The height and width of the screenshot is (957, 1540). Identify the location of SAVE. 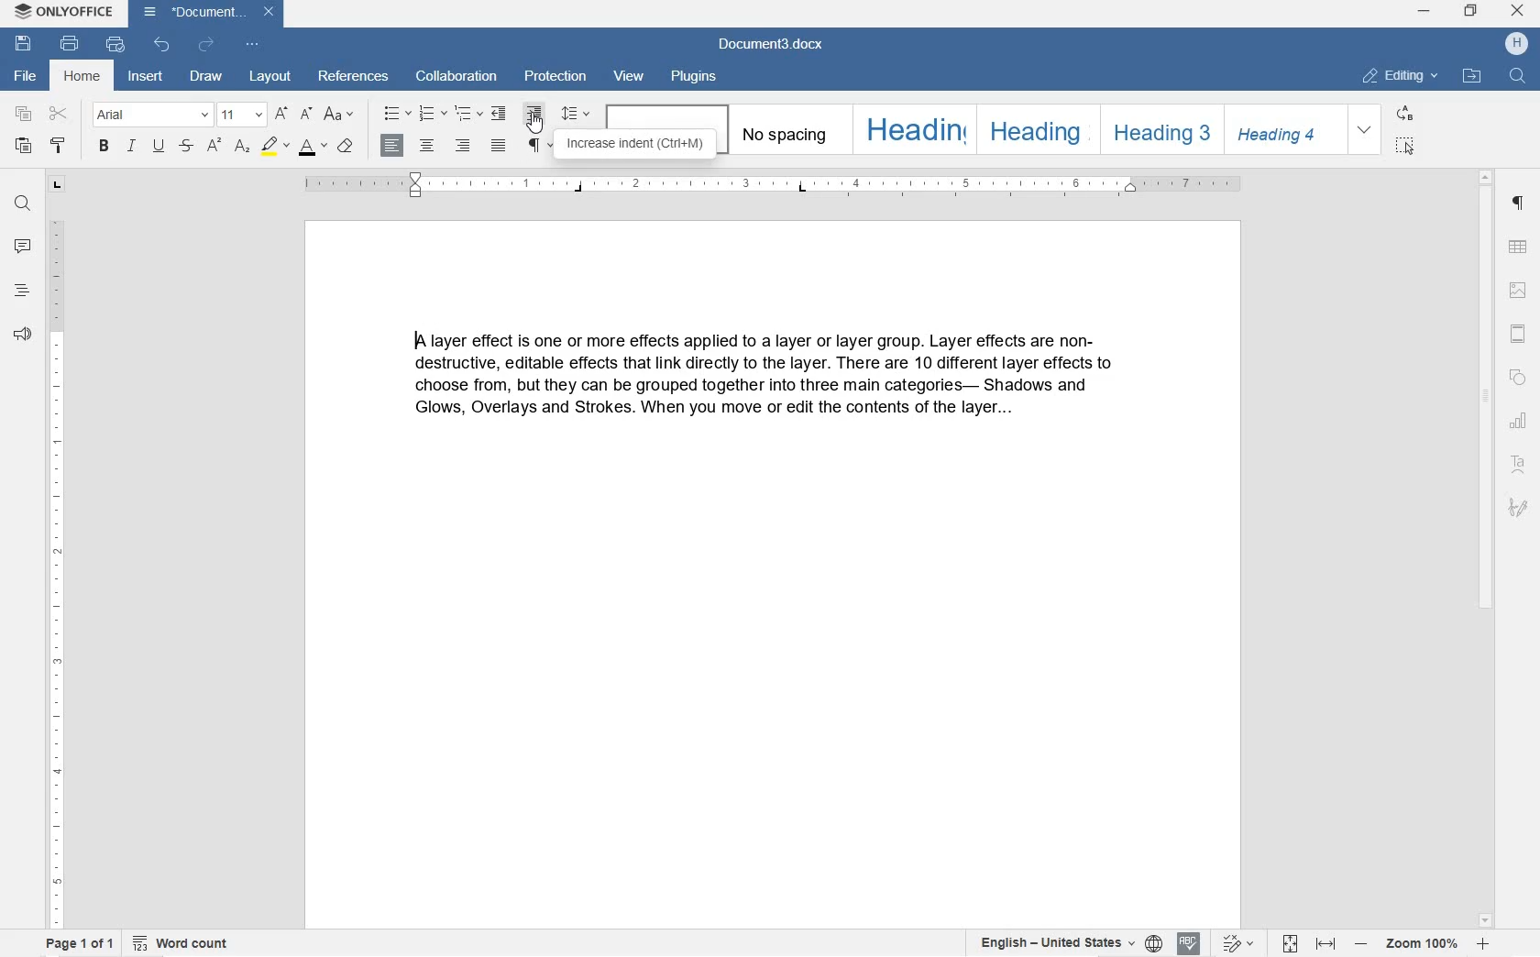
(24, 46).